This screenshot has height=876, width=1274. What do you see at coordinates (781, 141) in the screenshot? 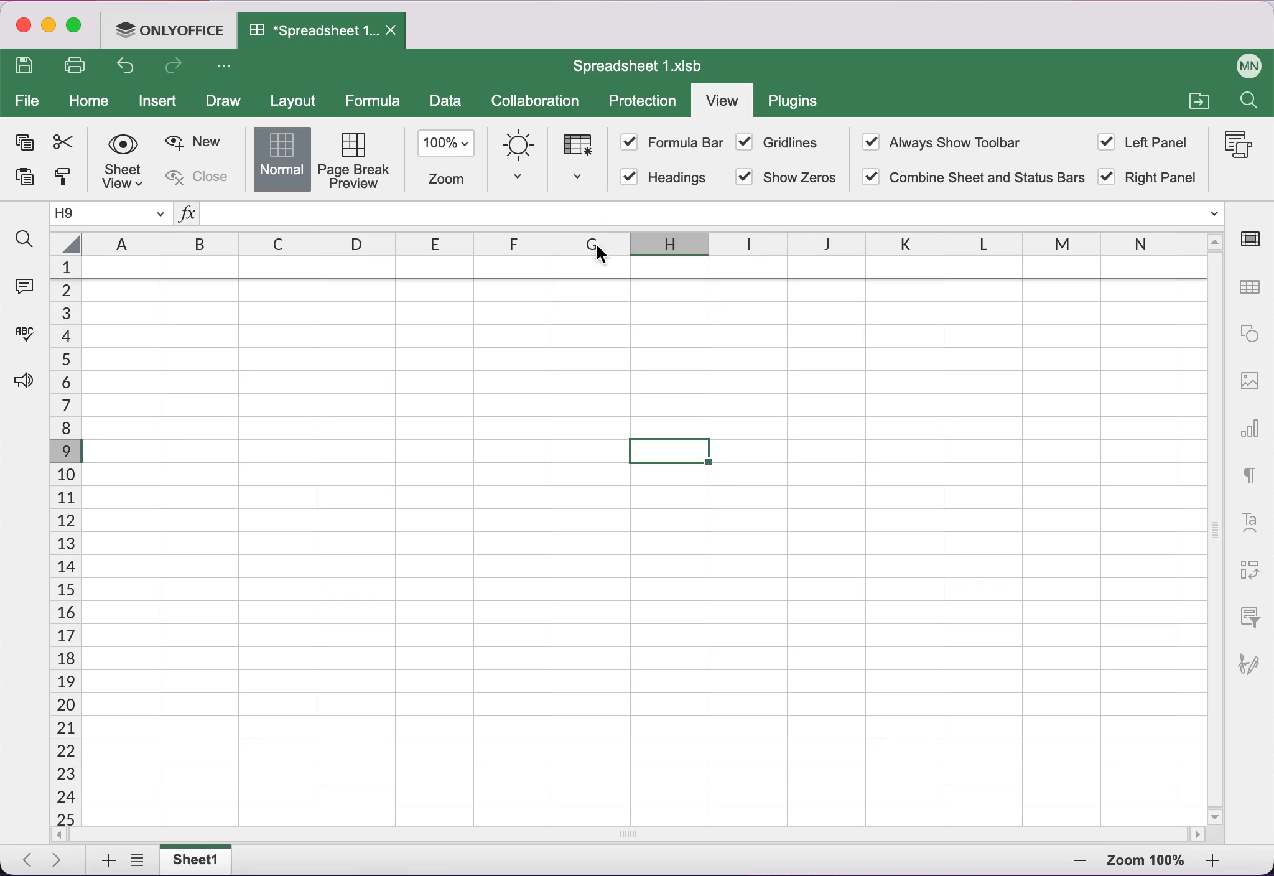
I see `gridlines` at bounding box center [781, 141].